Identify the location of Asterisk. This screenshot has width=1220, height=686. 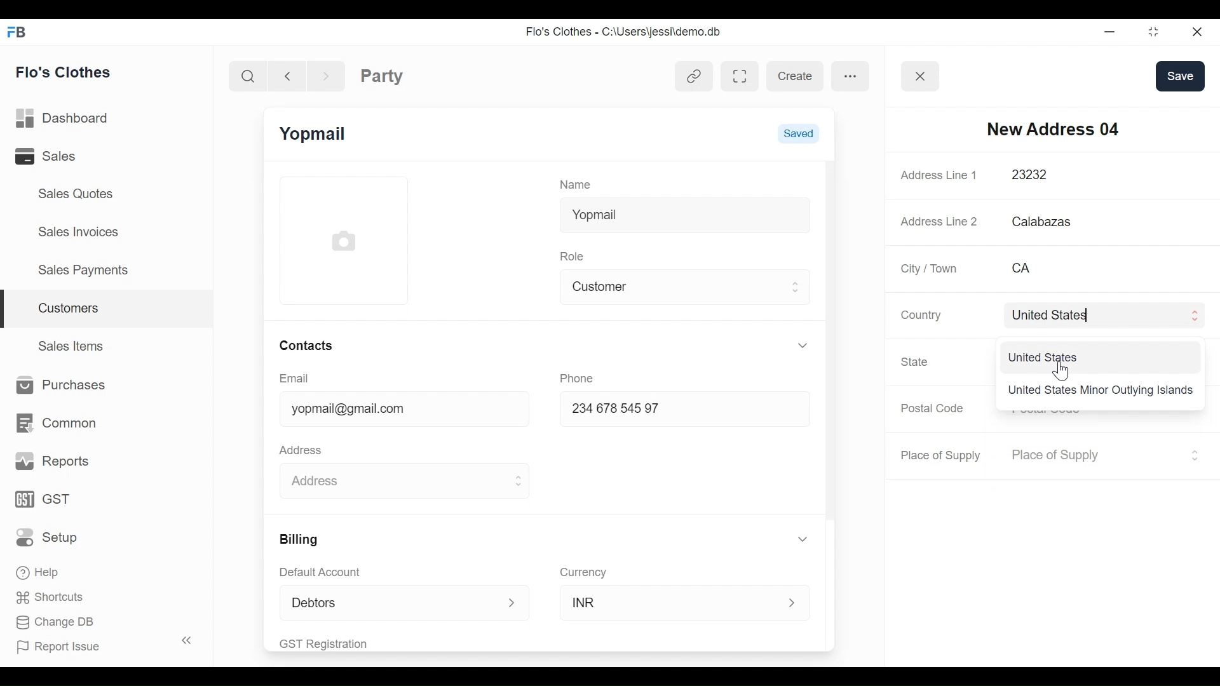
(1191, 175).